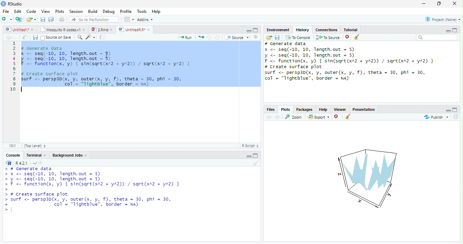 This screenshot has height=244, width=463. Describe the element at coordinates (107, 55) in the screenshot. I see `cursor` at that location.